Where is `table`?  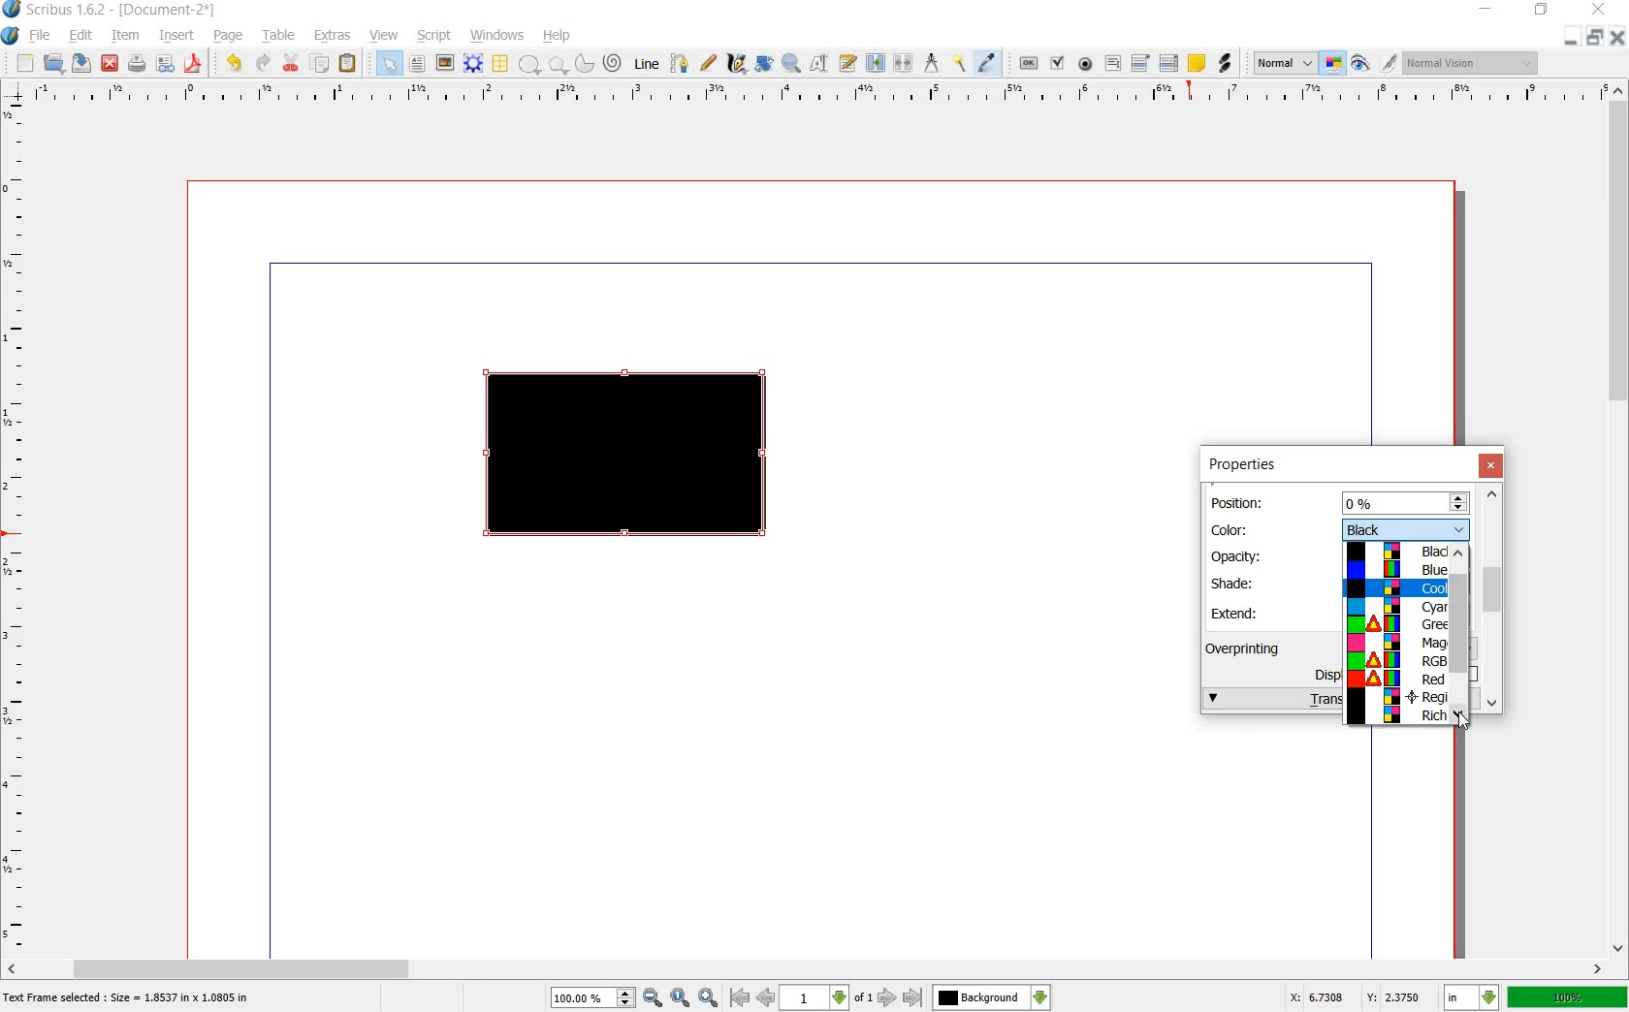
table is located at coordinates (501, 64).